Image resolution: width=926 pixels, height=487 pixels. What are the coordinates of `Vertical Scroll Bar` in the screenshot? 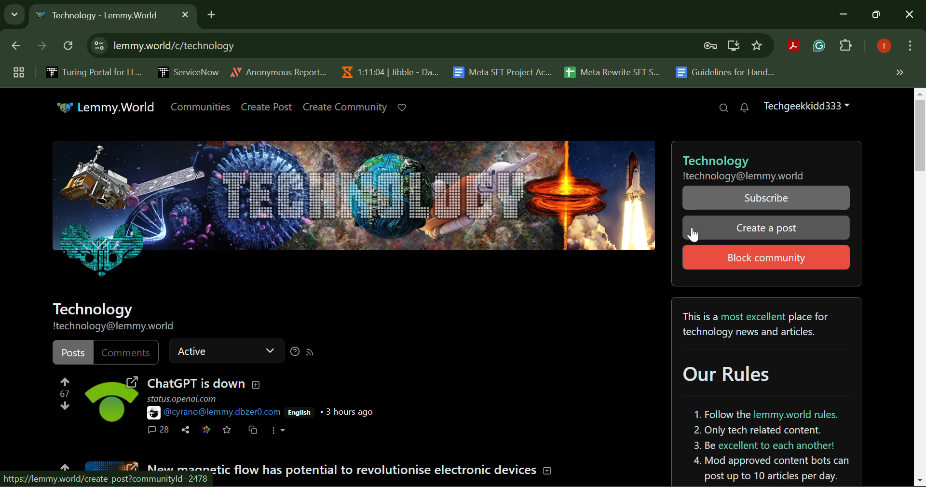 It's located at (920, 287).